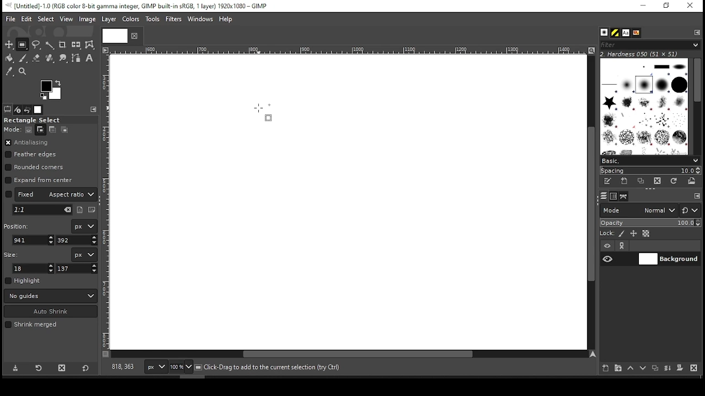  What do you see at coordinates (52, 130) in the screenshot?
I see `subtract from the current selection` at bounding box center [52, 130].